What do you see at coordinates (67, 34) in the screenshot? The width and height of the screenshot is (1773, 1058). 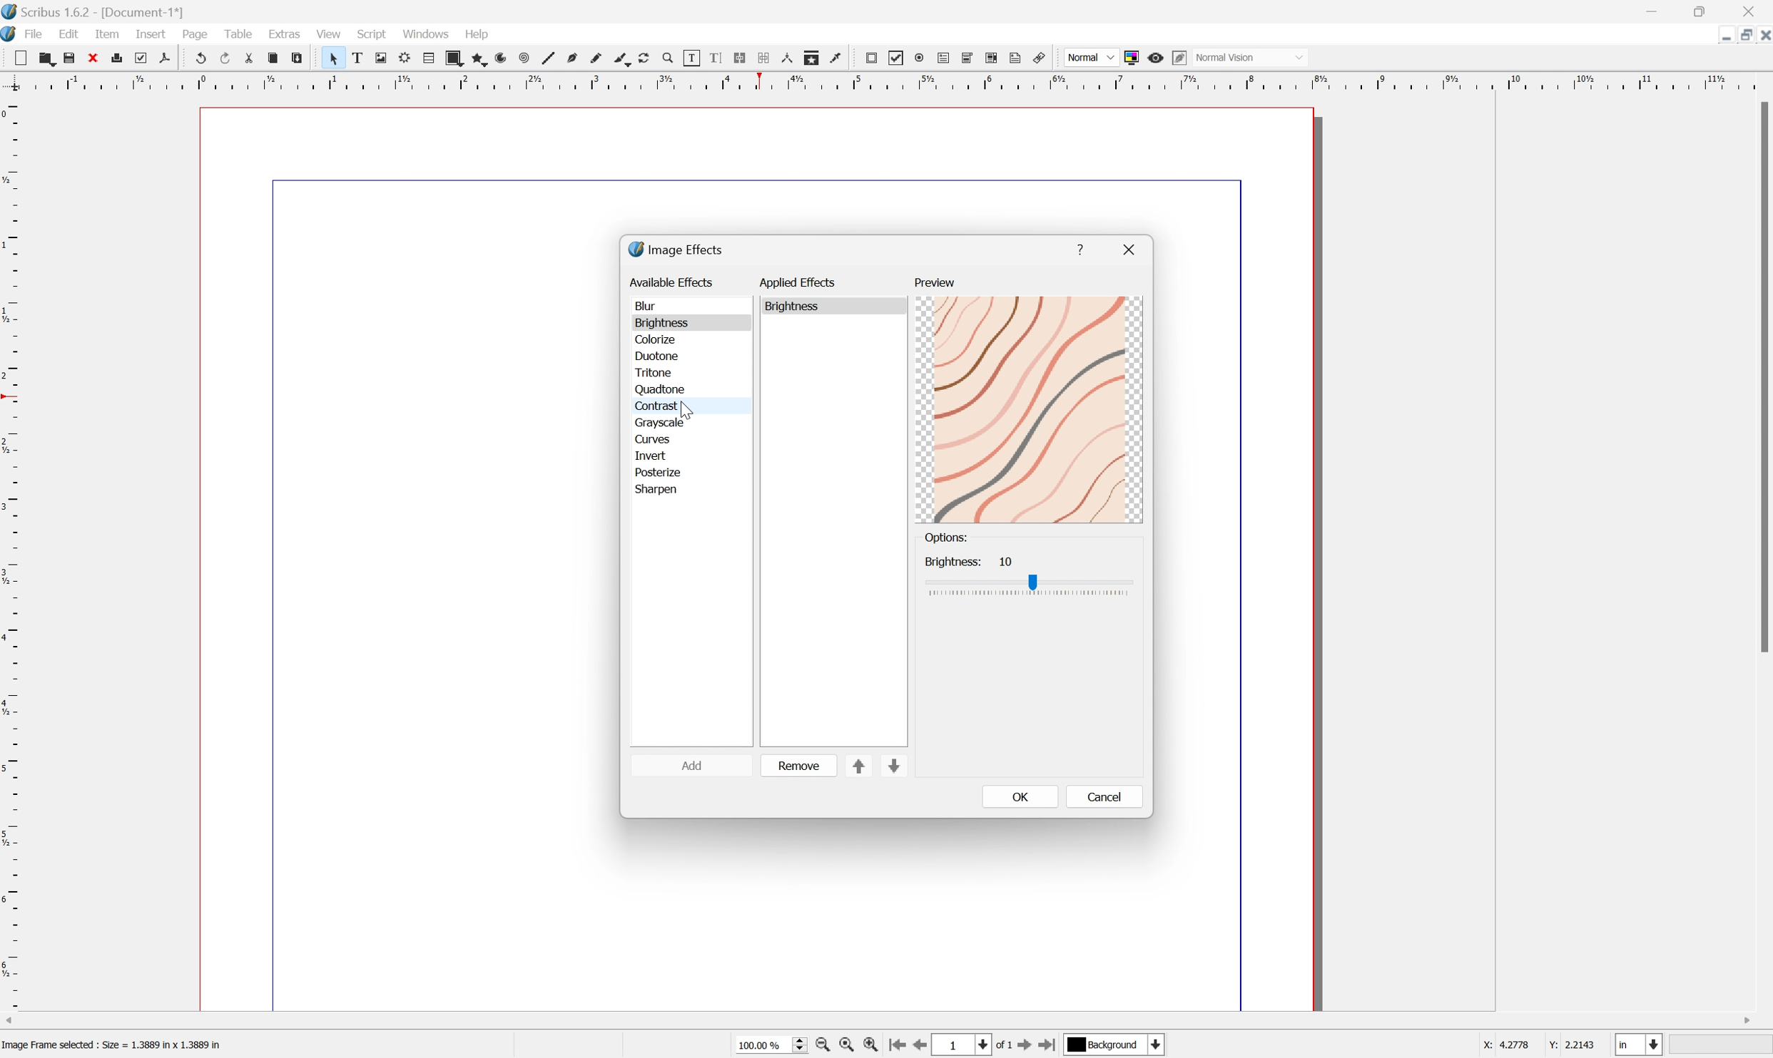 I see `Edit` at bounding box center [67, 34].